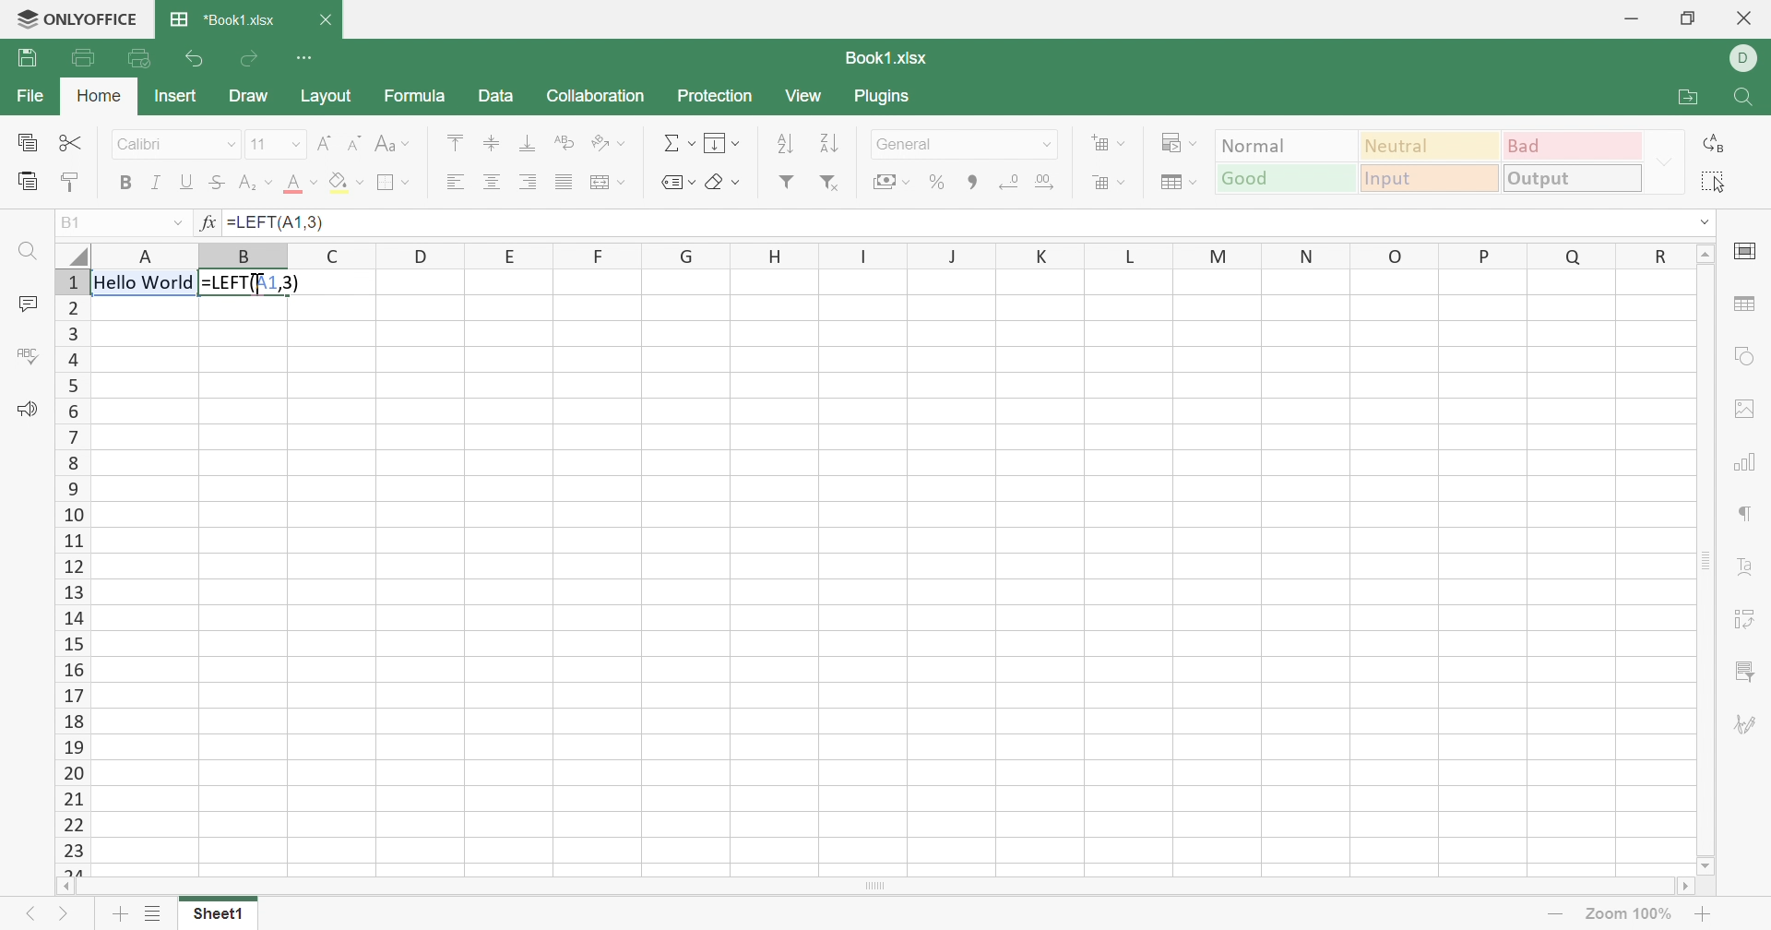 Image resolution: width=1771 pixels, height=930 pixels. What do you see at coordinates (1630, 913) in the screenshot?
I see `Zoom 100%` at bounding box center [1630, 913].